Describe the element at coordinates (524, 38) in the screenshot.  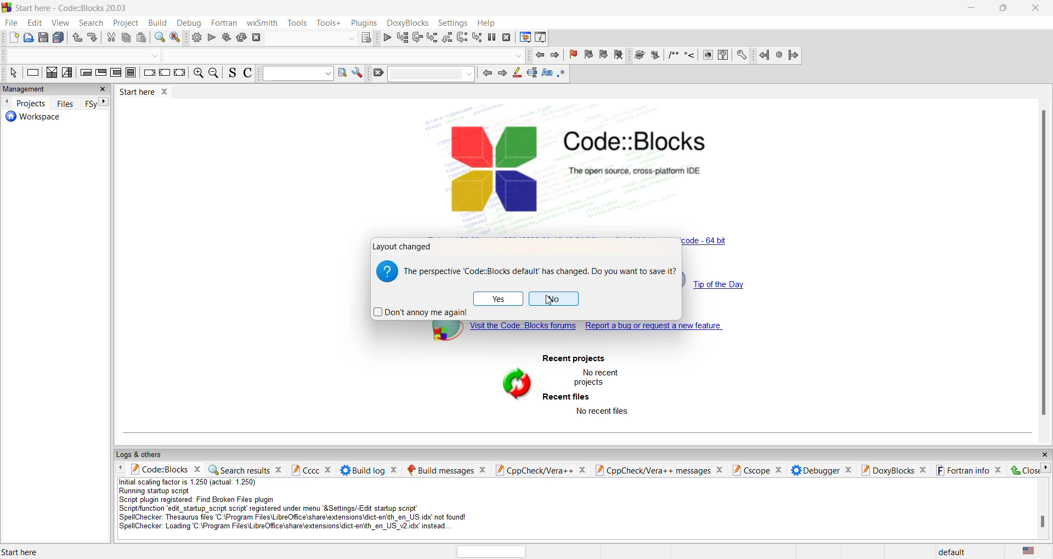
I see `debugger windows` at that location.